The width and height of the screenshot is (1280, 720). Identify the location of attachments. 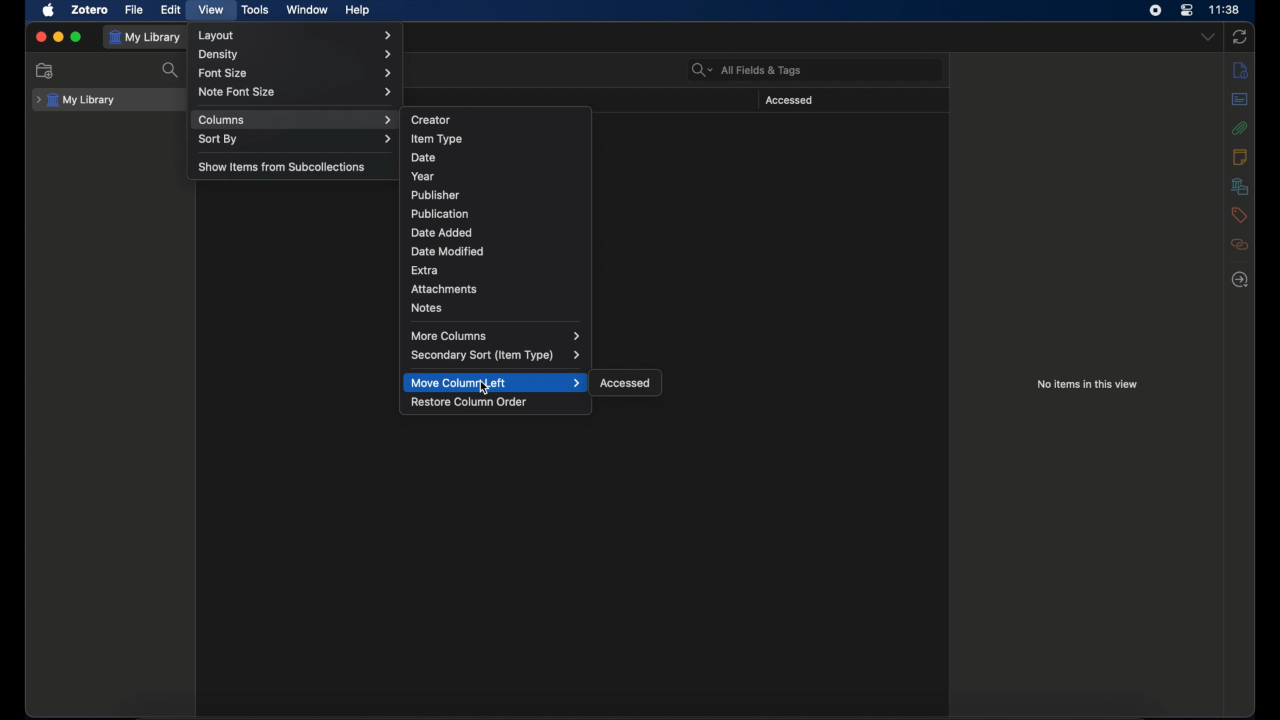
(1240, 128).